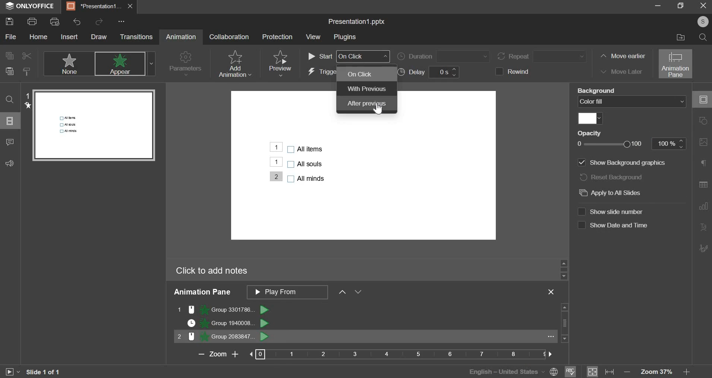 This screenshot has height=378, width=712. Describe the element at coordinates (614, 193) in the screenshot. I see `apply to all slides` at that location.